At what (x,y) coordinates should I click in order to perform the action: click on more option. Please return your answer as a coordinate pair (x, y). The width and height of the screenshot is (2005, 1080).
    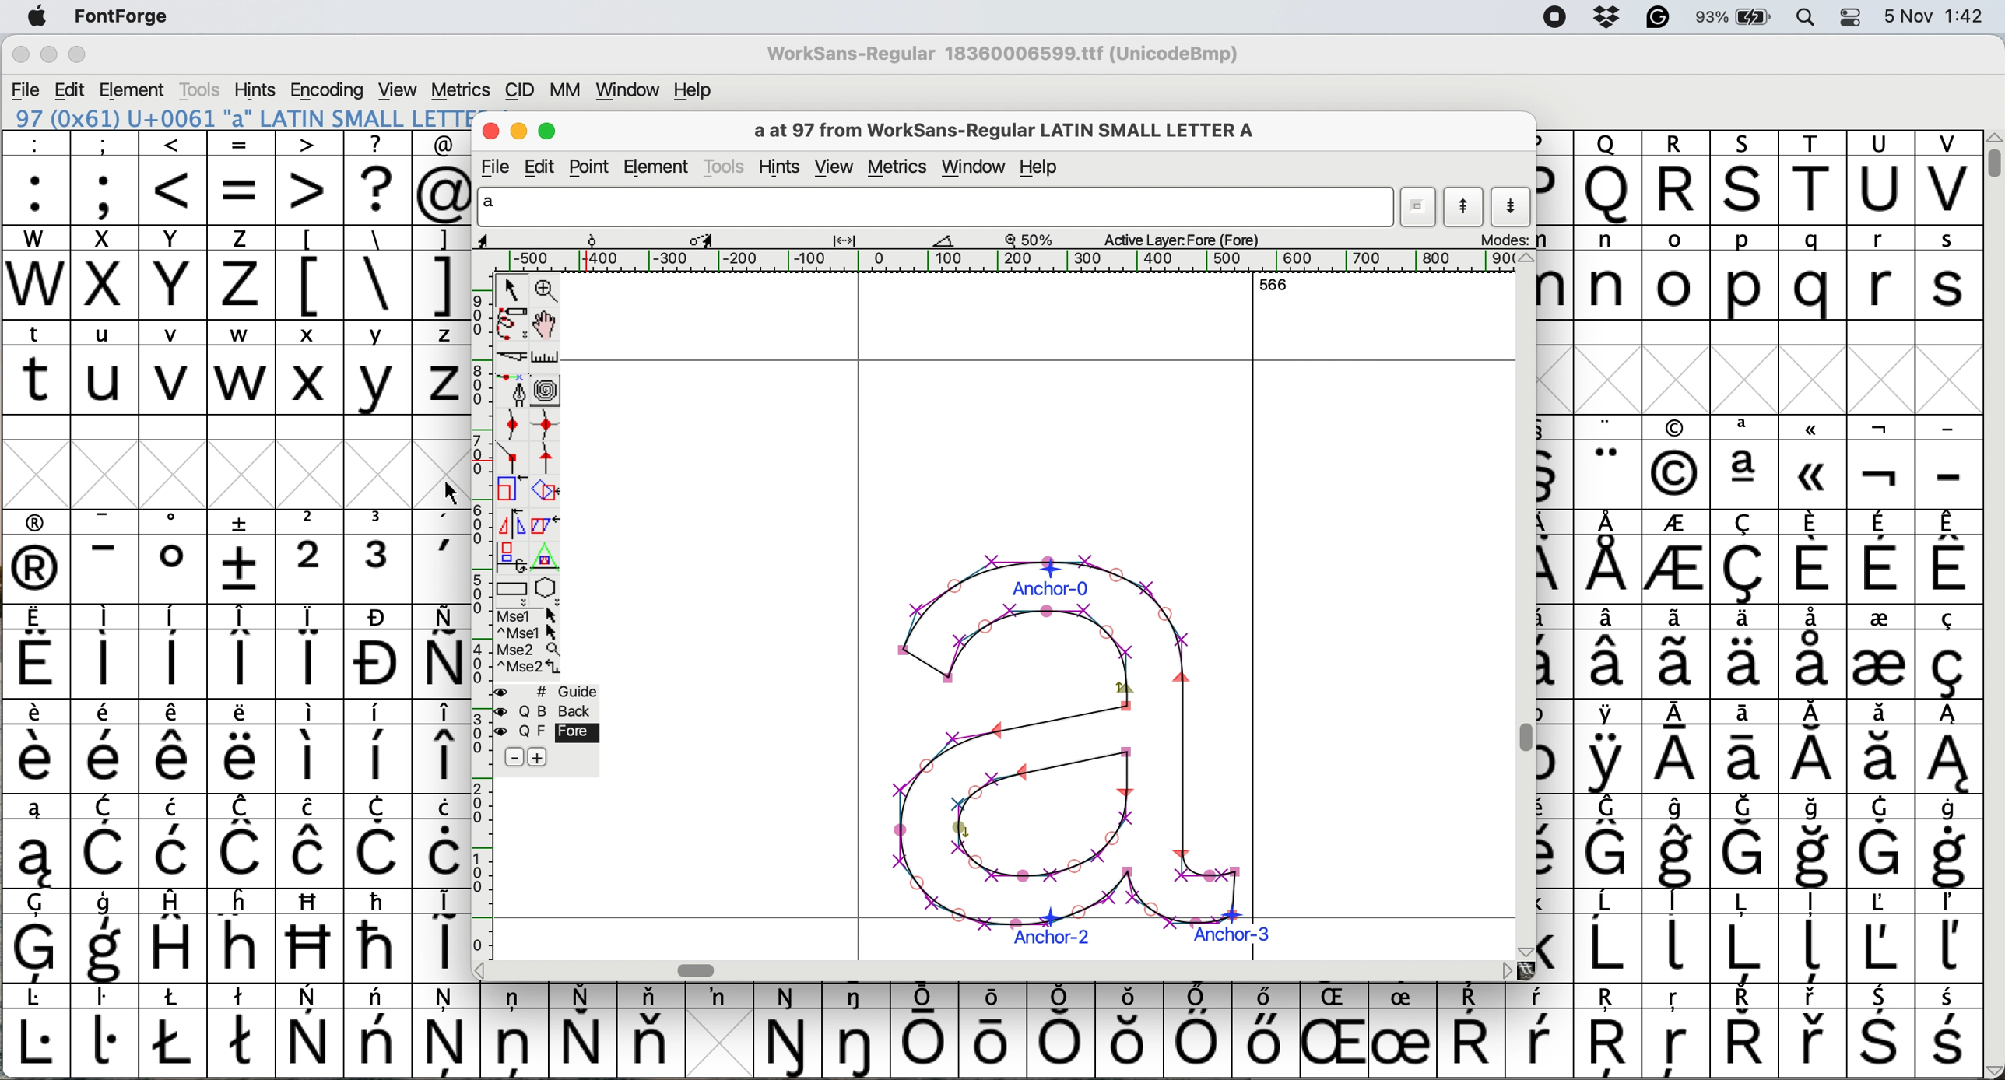
    Looking at the image, I should click on (528, 642).